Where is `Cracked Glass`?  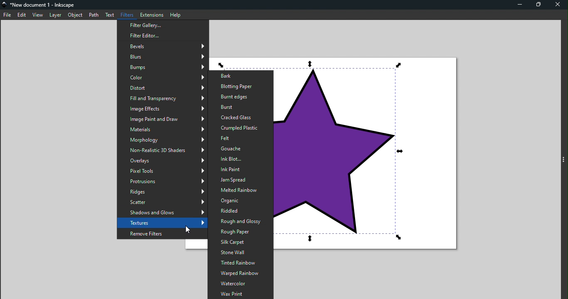 Cracked Glass is located at coordinates (241, 117).